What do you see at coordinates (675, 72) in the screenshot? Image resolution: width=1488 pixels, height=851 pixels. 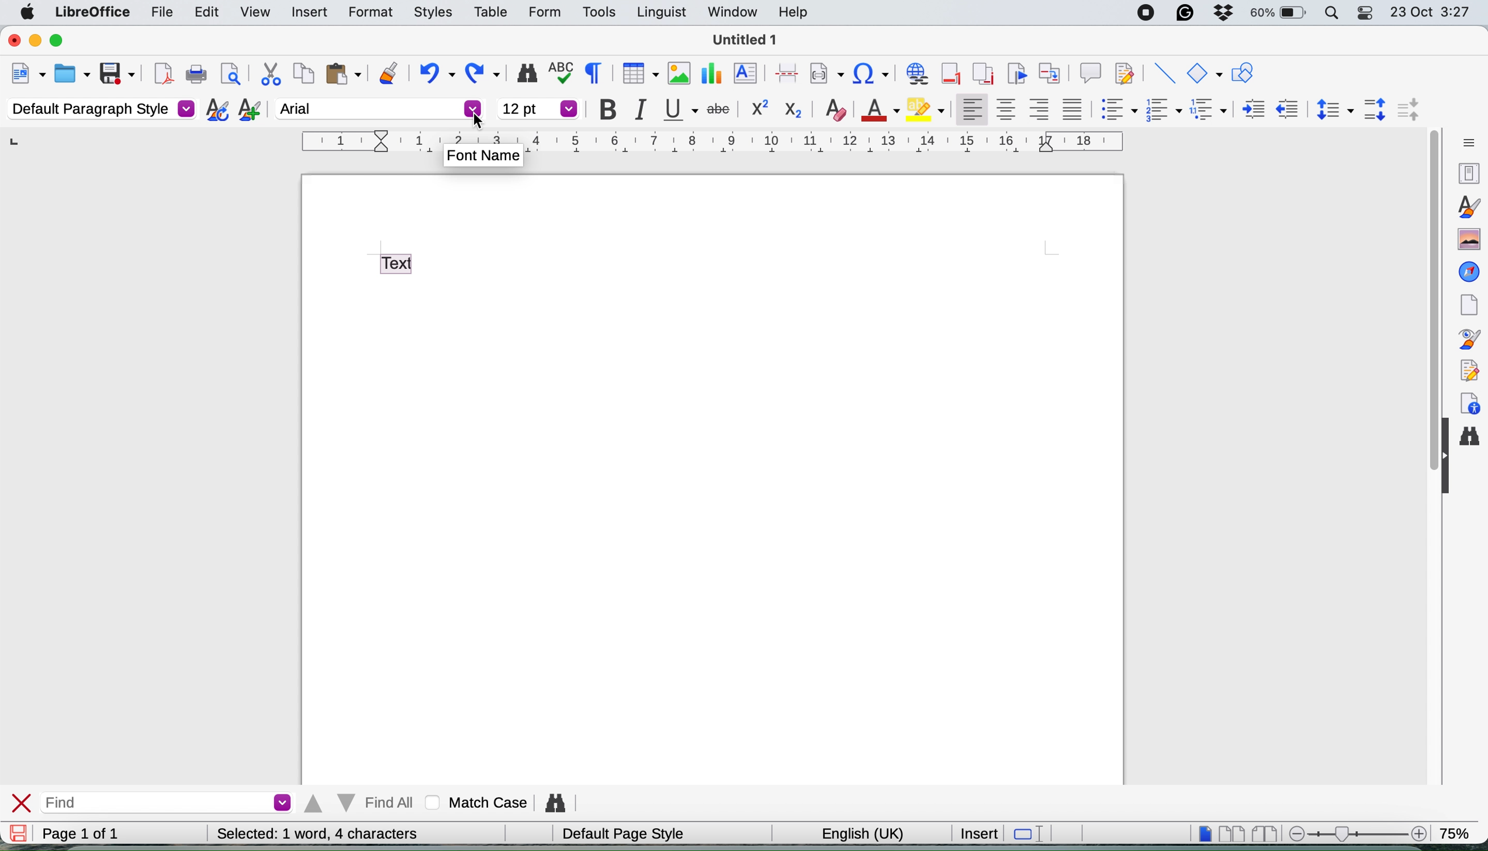 I see `insert image` at bounding box center [675, 72].